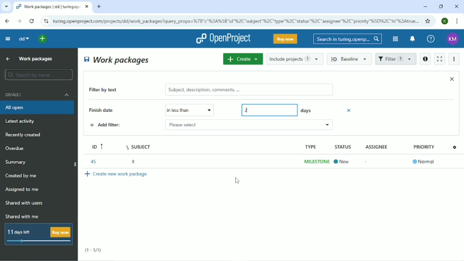 This screenshot has height=261, width=464. I want to click on ll, so click(134, 164).